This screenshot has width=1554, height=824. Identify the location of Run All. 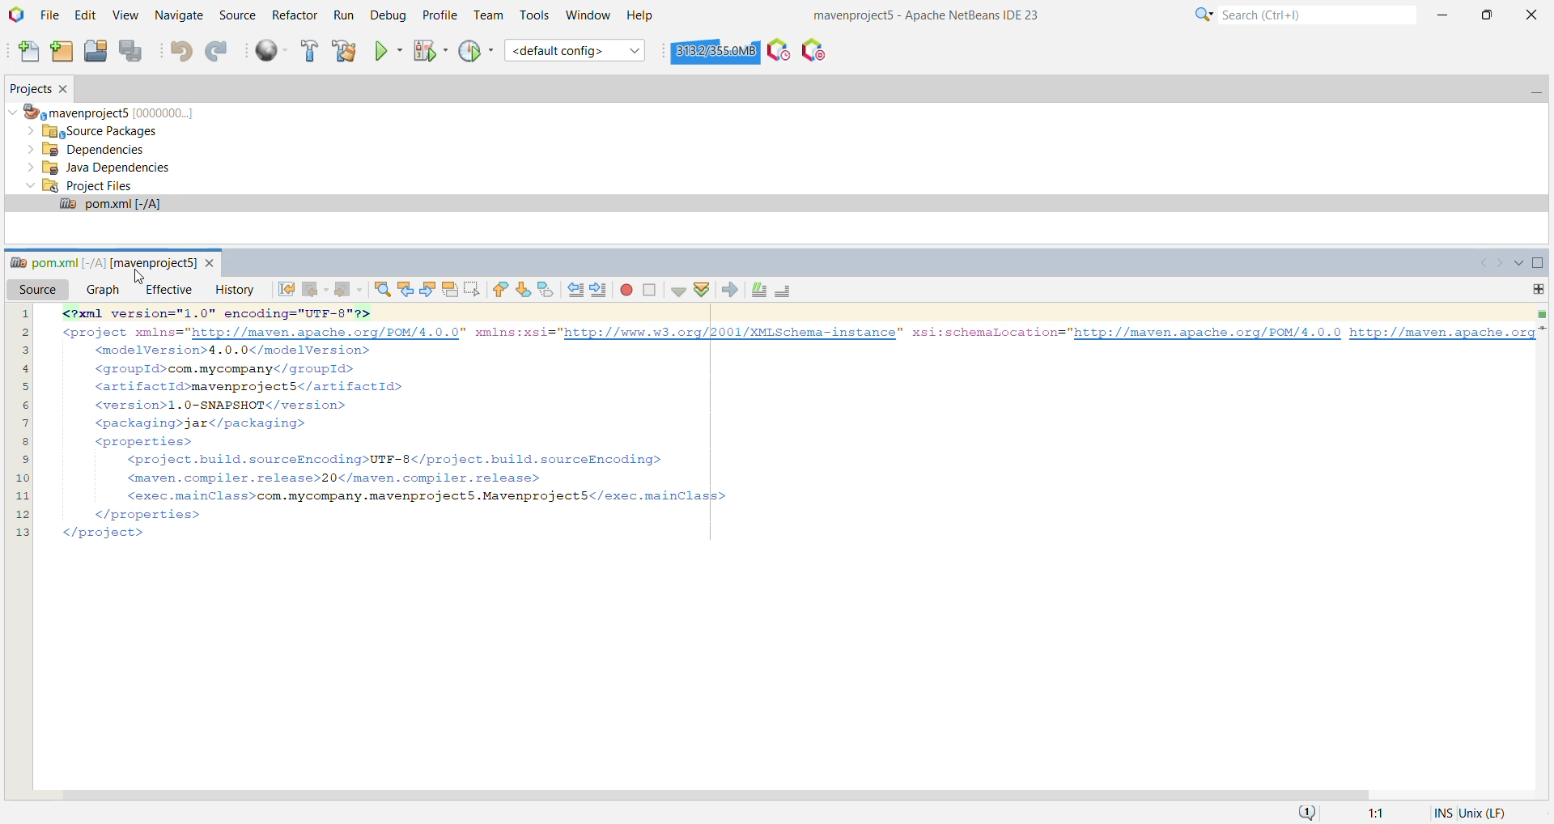
(272, 51).